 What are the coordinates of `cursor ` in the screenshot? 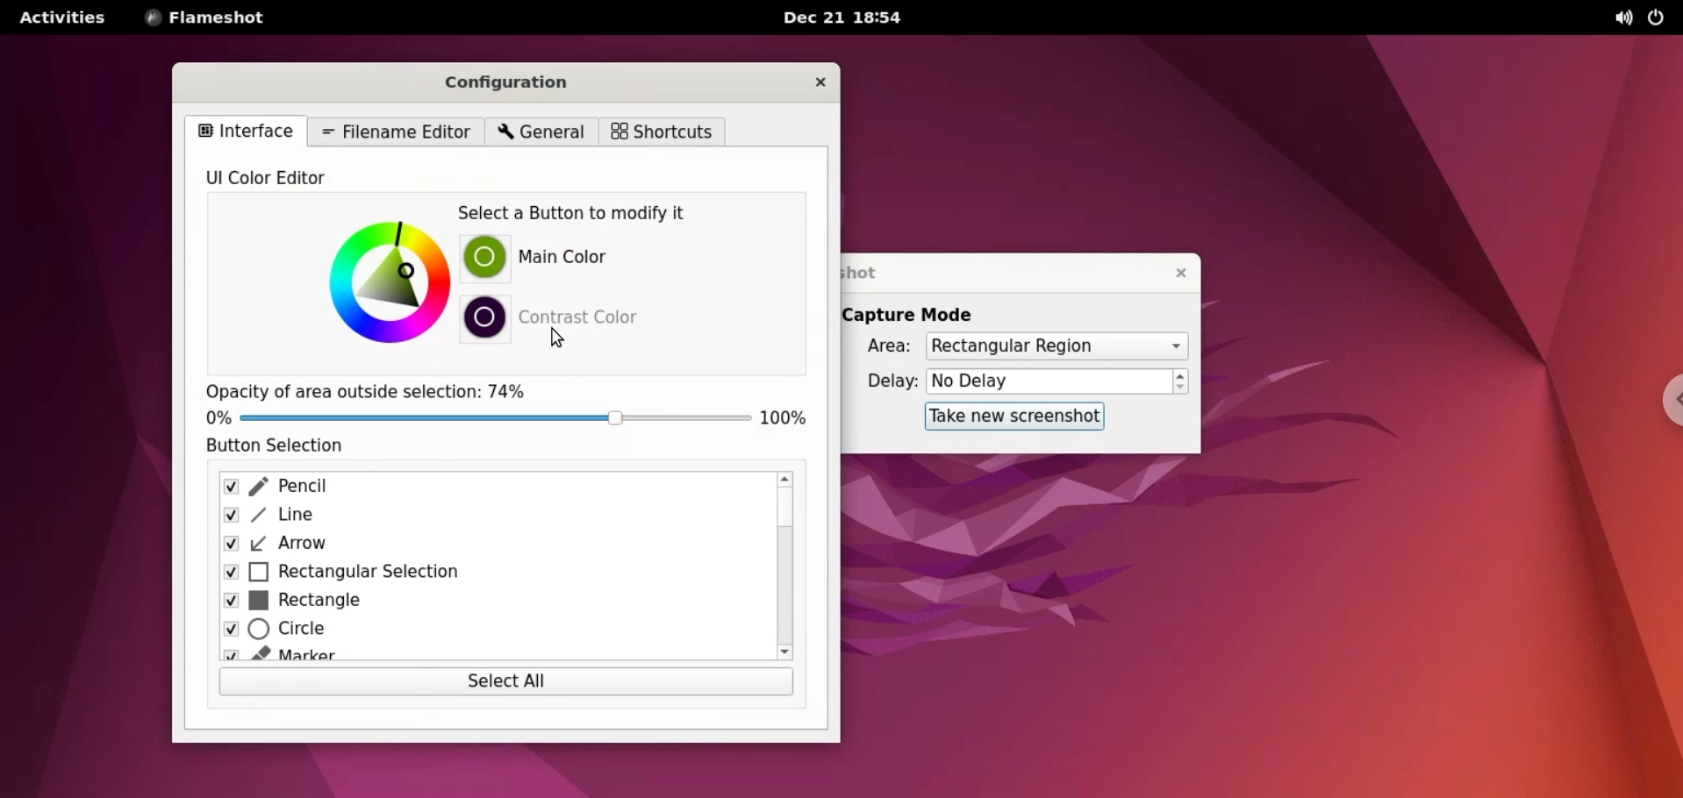 It's located at (559, 338).